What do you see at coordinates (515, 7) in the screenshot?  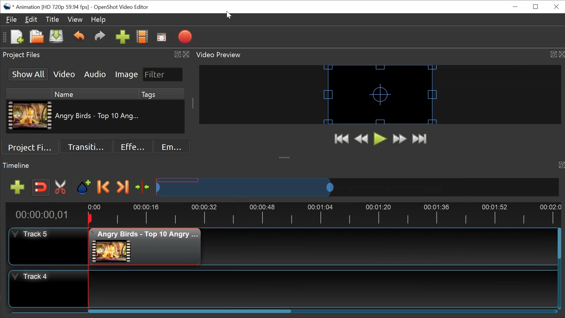 I see `minimize` at bounding box center [515, 7].